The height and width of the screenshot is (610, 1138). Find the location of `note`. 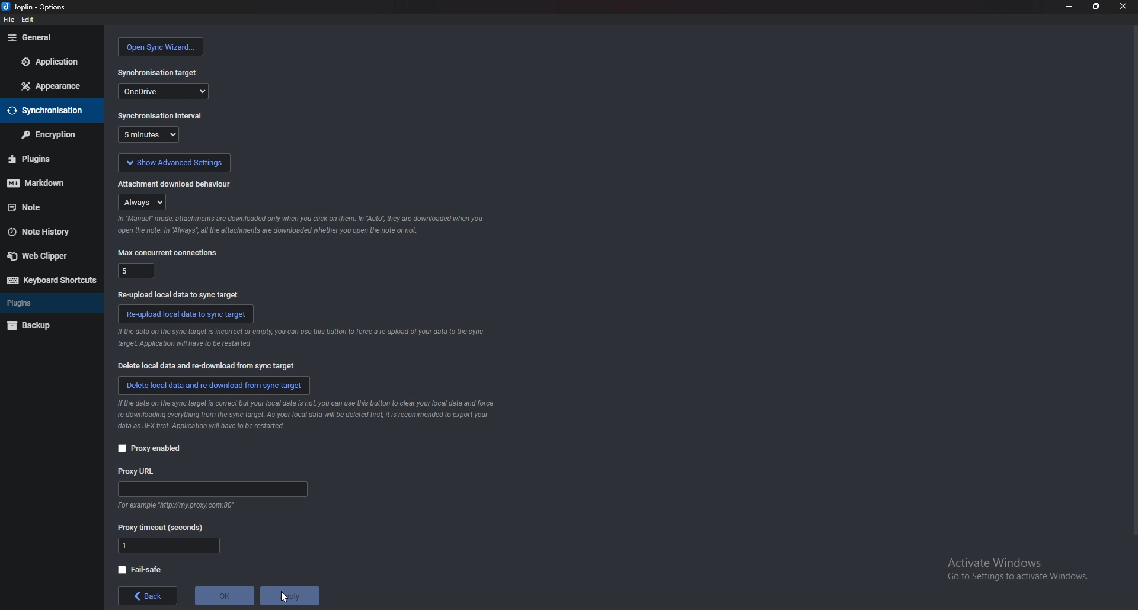

note is located at coordinates (46, 207).